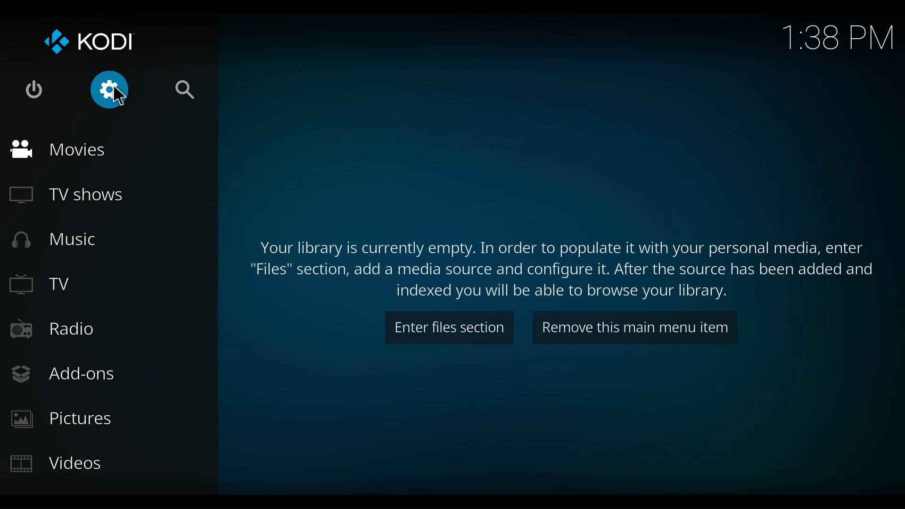 This screenshot has width=905, height=509. I want to click on Add-ons, so click(66, 376).